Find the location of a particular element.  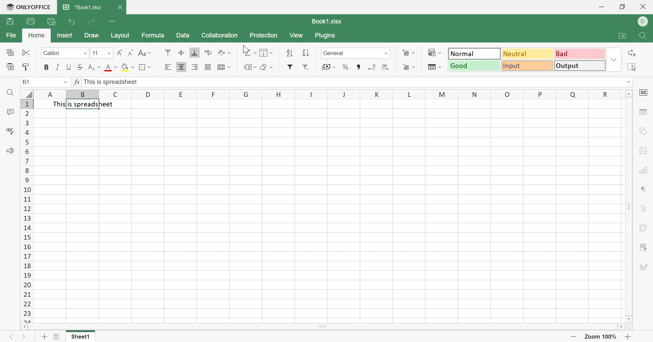

Font color is located at coordinates (107, 67).